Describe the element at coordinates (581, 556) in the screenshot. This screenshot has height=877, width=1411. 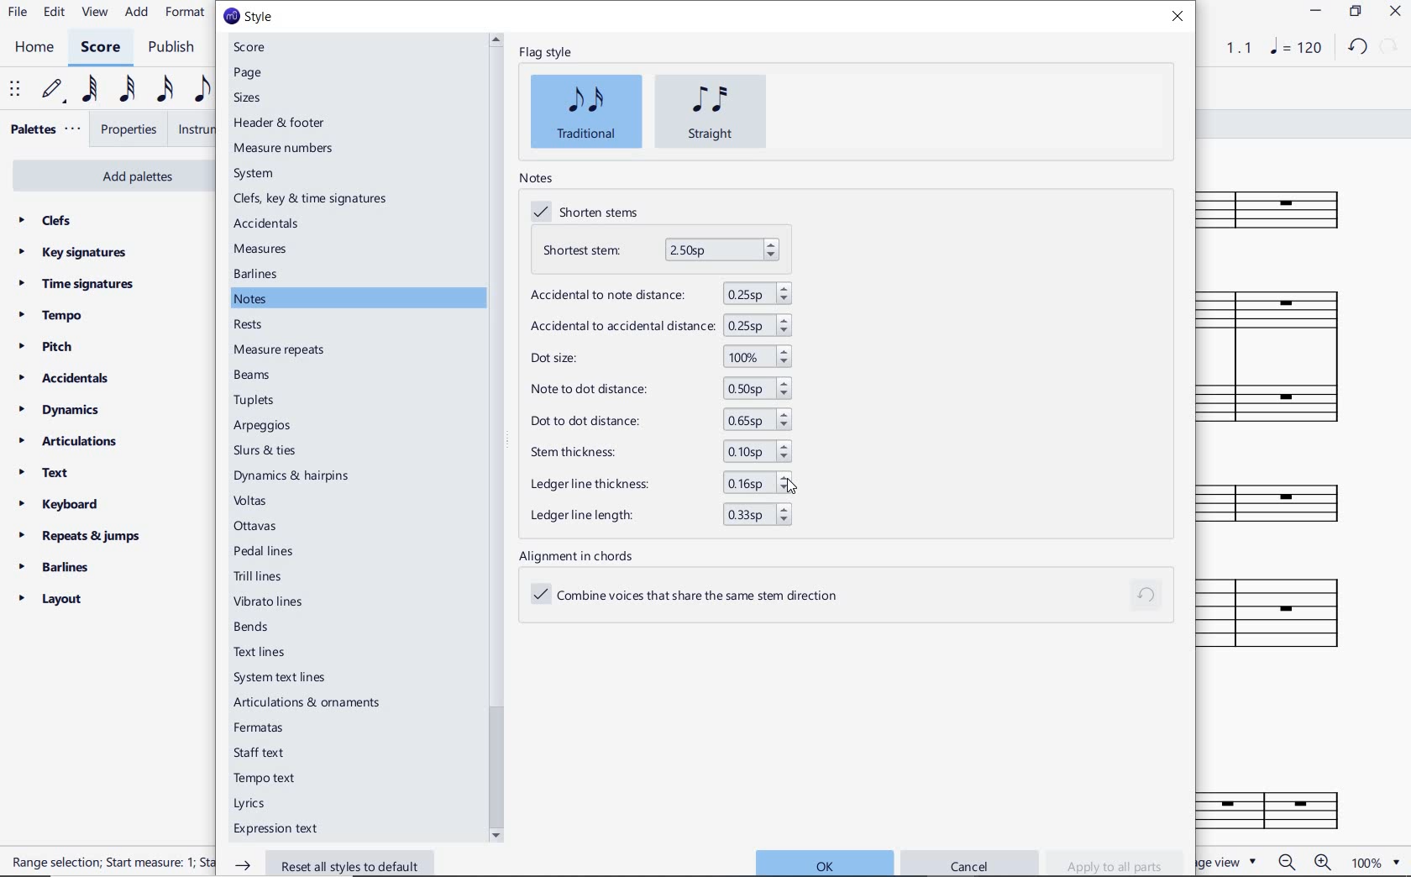
I see `alignment in chords` at that location.